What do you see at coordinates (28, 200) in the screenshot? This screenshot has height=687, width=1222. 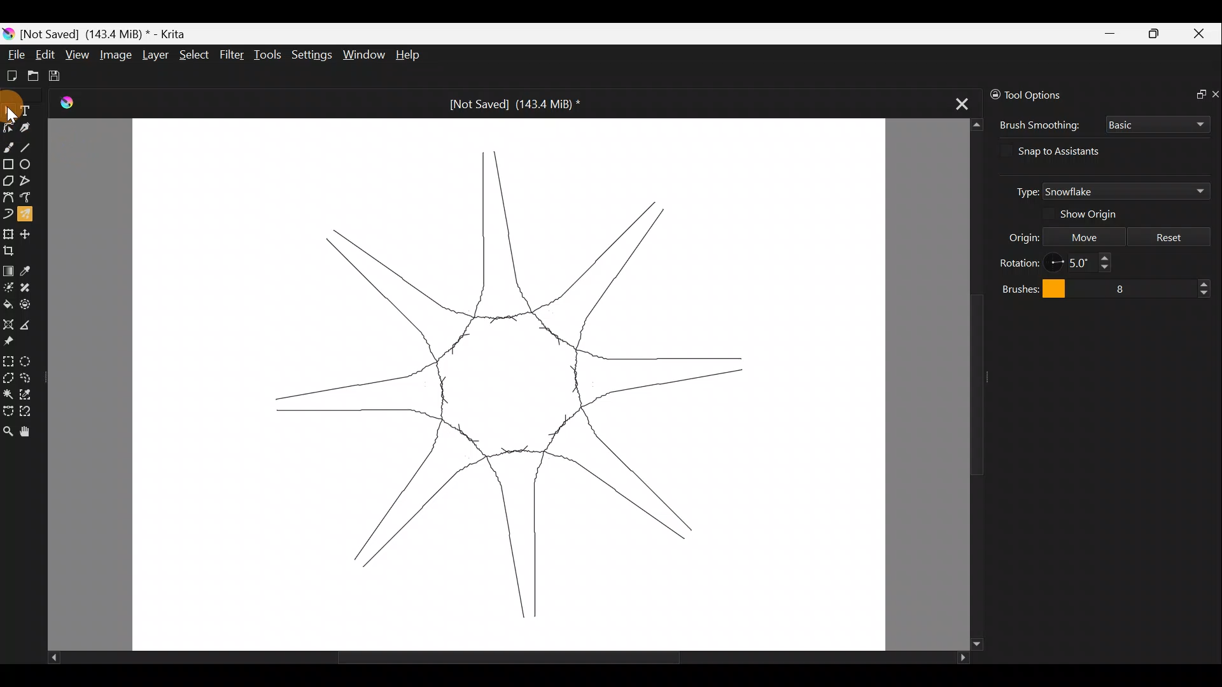 I see `Freehand path tool` at bounding box center [28, 200].